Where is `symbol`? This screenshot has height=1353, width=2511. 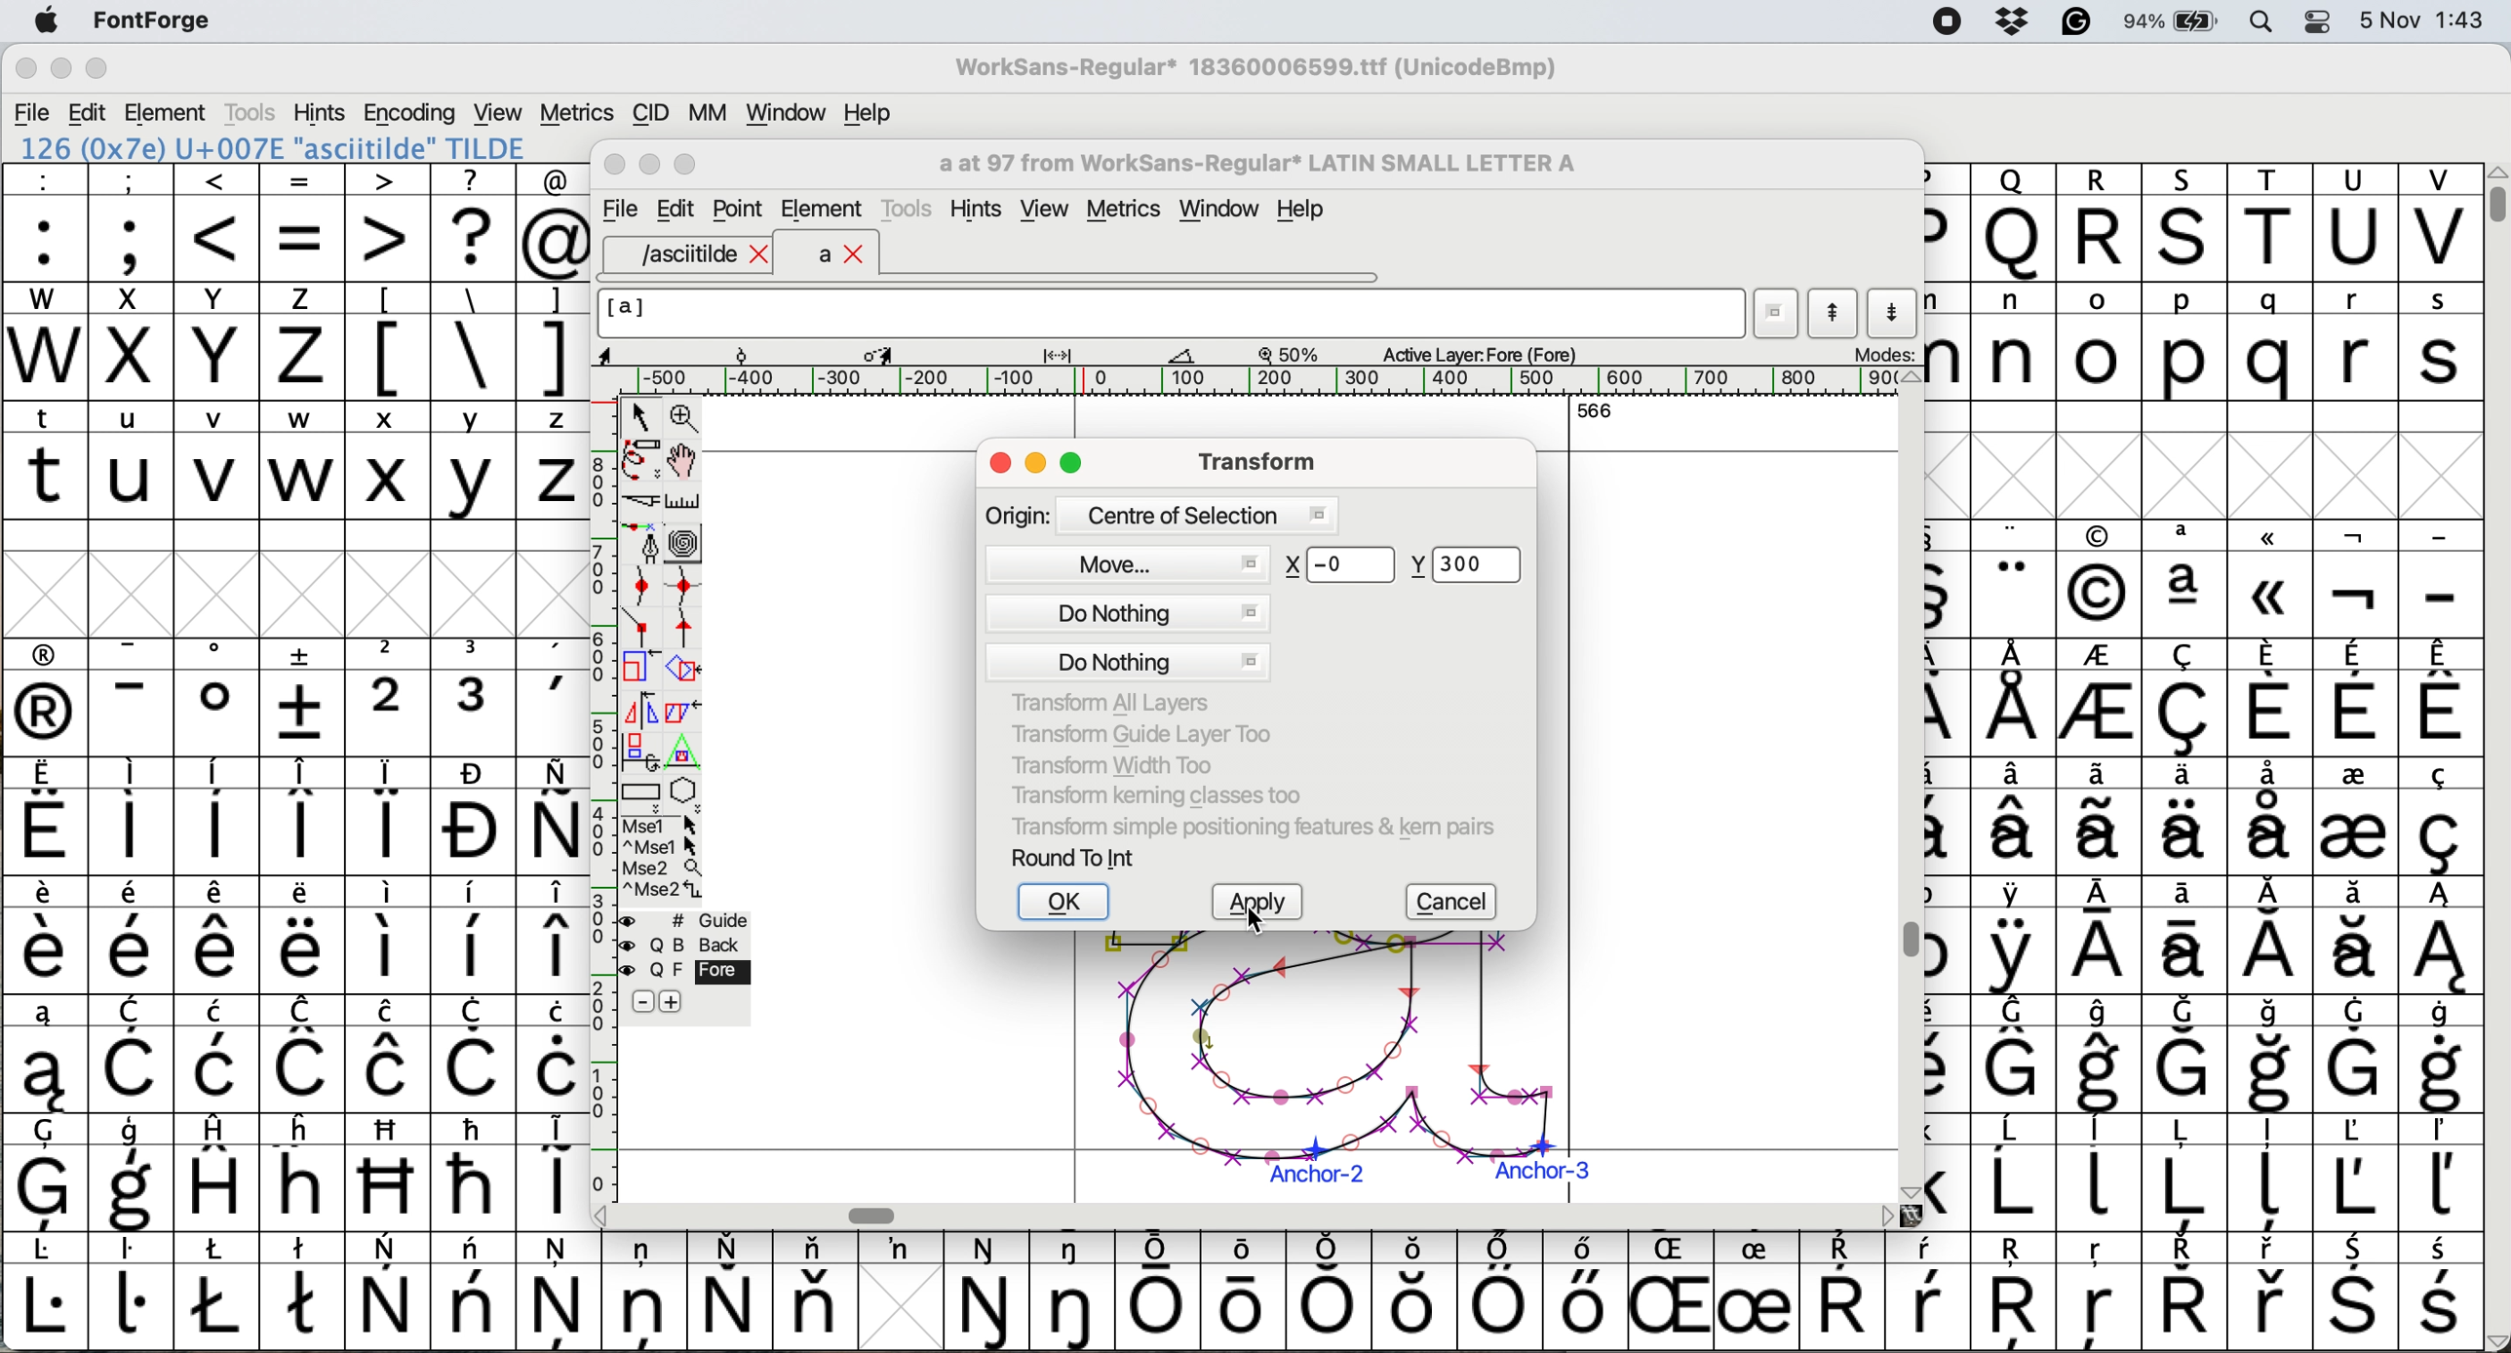 symbol is located at coordinates (2438, 1174).